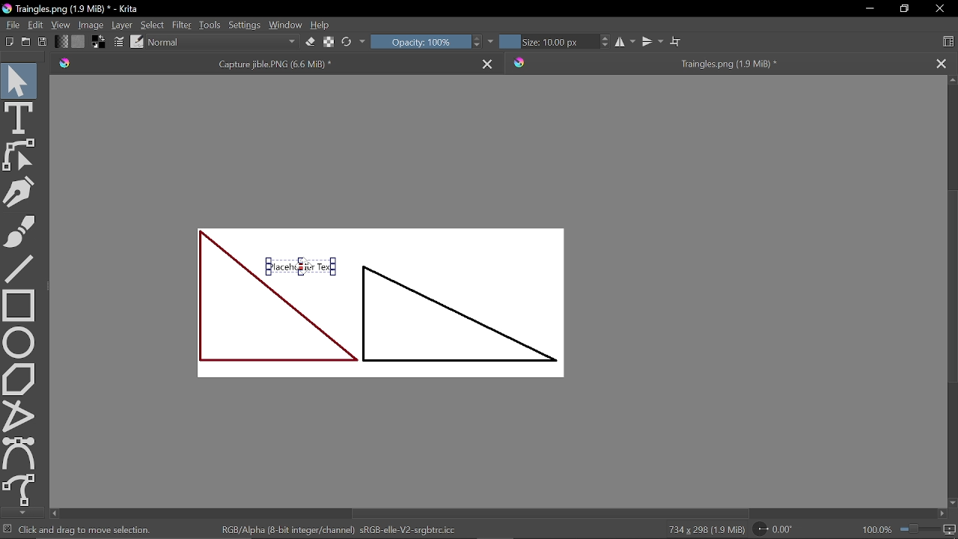  I want to click on Open document, so click(25, 42).